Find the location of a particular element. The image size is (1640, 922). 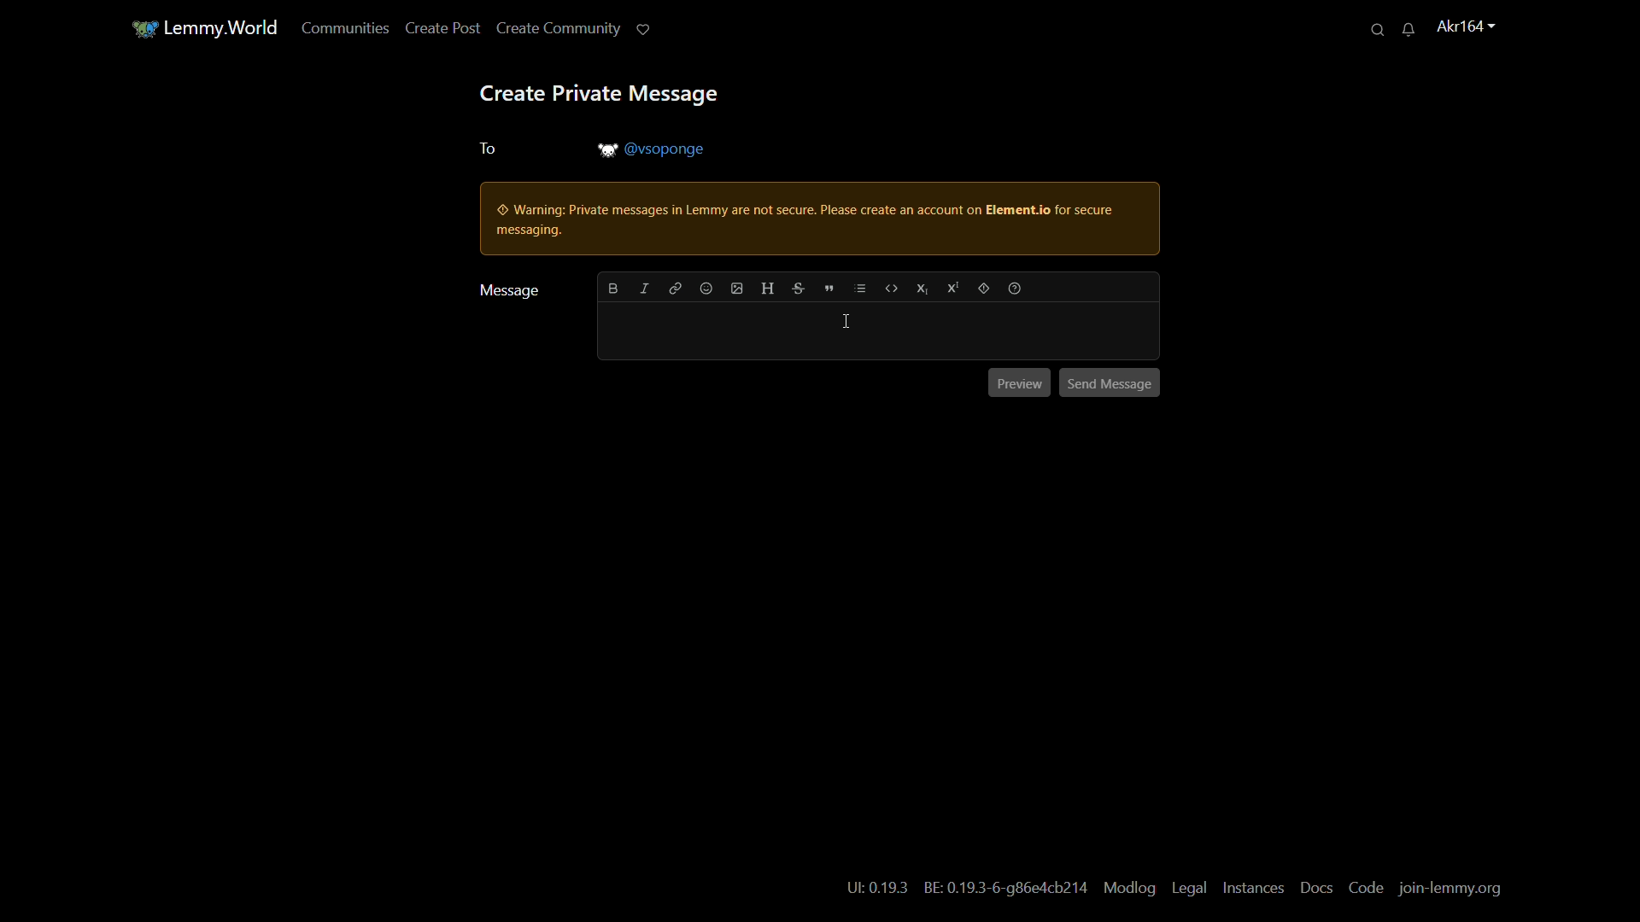

lemmy.world is located at coordinates (212, 27).